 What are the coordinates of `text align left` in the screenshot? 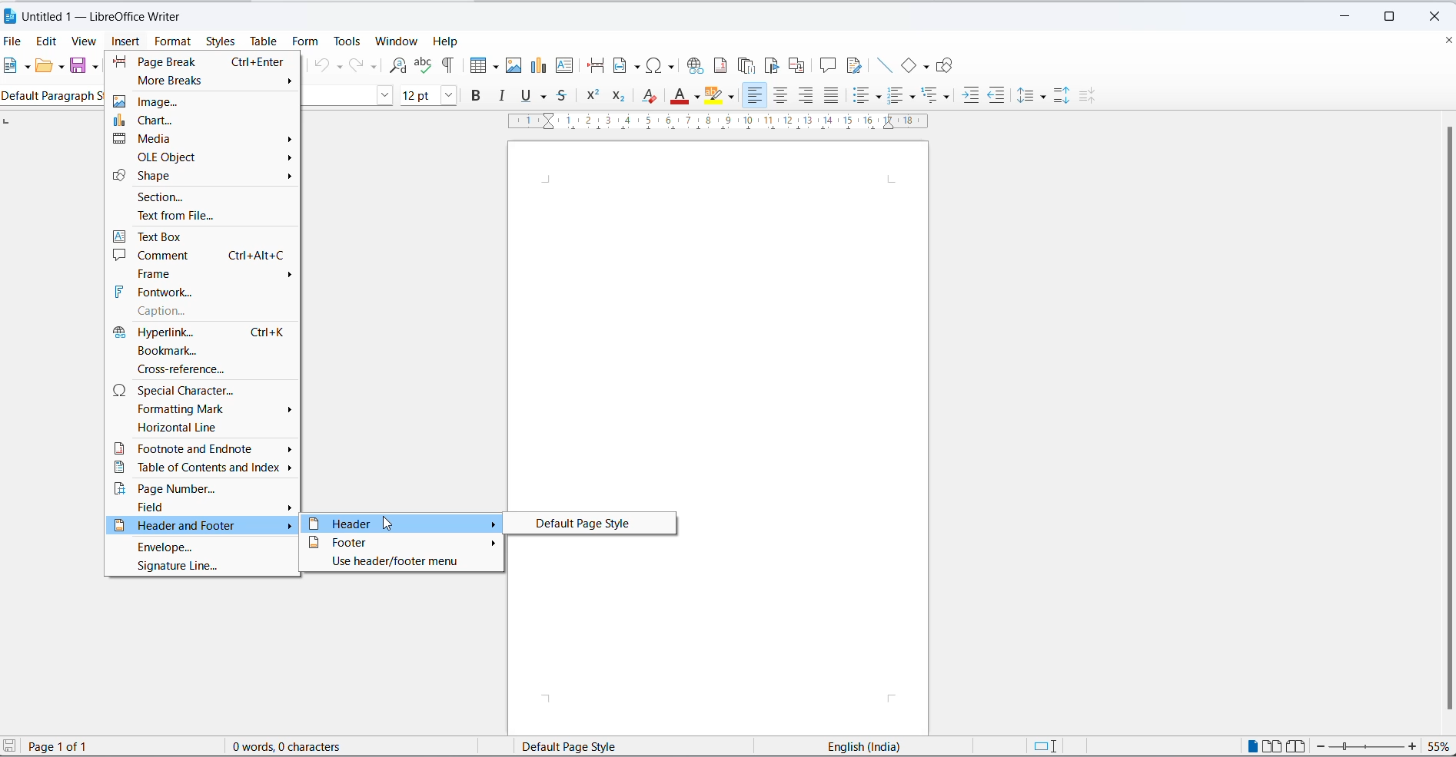 It's located at (755, 98).